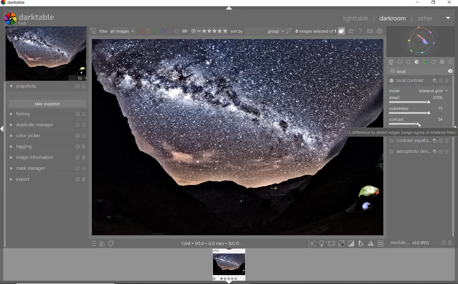 Image resolution: width=458 pixels, height=284 pixels. What do you see at coordinates (44, 19) in the screenshot?
I see `darktable 5.0.0` at bounding box center [44, 19].